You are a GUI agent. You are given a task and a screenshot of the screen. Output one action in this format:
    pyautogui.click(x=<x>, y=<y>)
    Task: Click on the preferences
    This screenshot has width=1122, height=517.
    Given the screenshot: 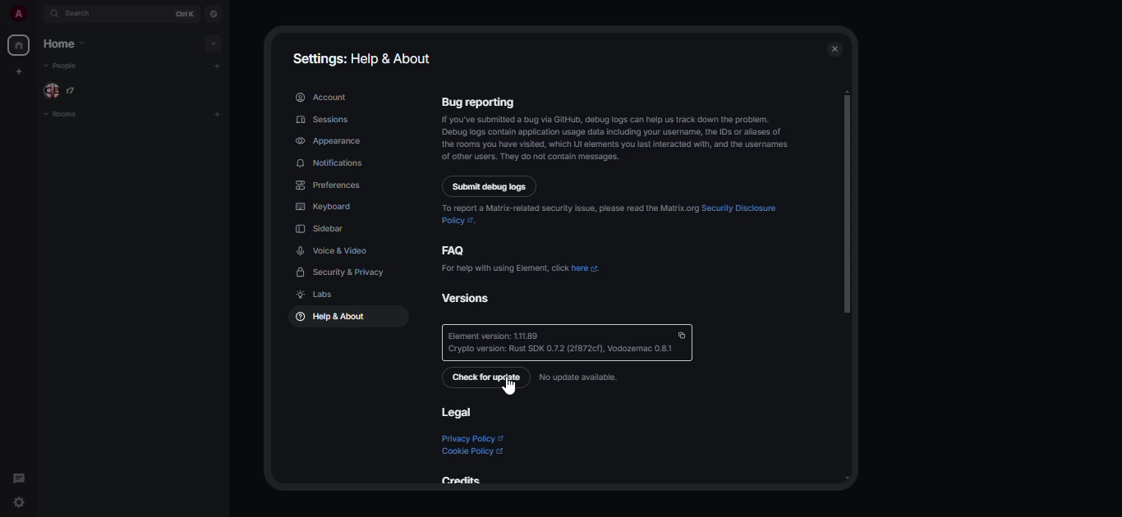 What is the action you would take?
    pyautogui.click(x=327, y=185)
    